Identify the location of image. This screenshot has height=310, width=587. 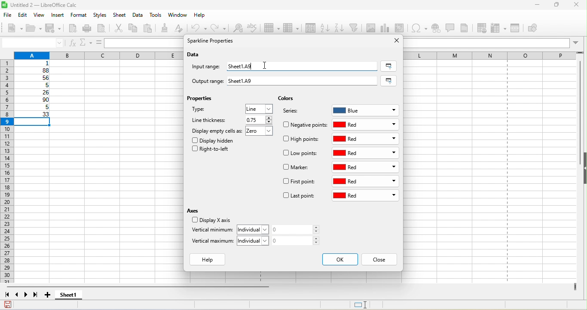
(372, 27).